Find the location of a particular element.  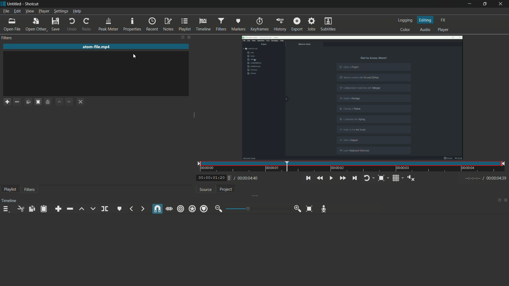

timeline menu is located at coordinates (6, 209).